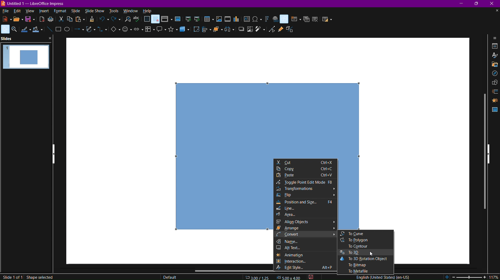 Image resolution: width=500 pixels, height=280 pixels. I want to click on Basic Shapes, so click(285, 19).